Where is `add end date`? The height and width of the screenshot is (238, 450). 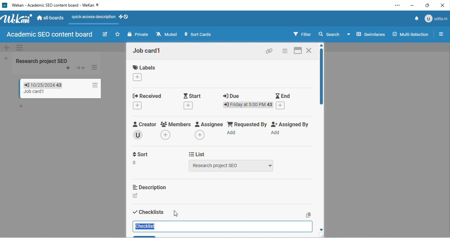
add end date is located at coordinates (281, 105).